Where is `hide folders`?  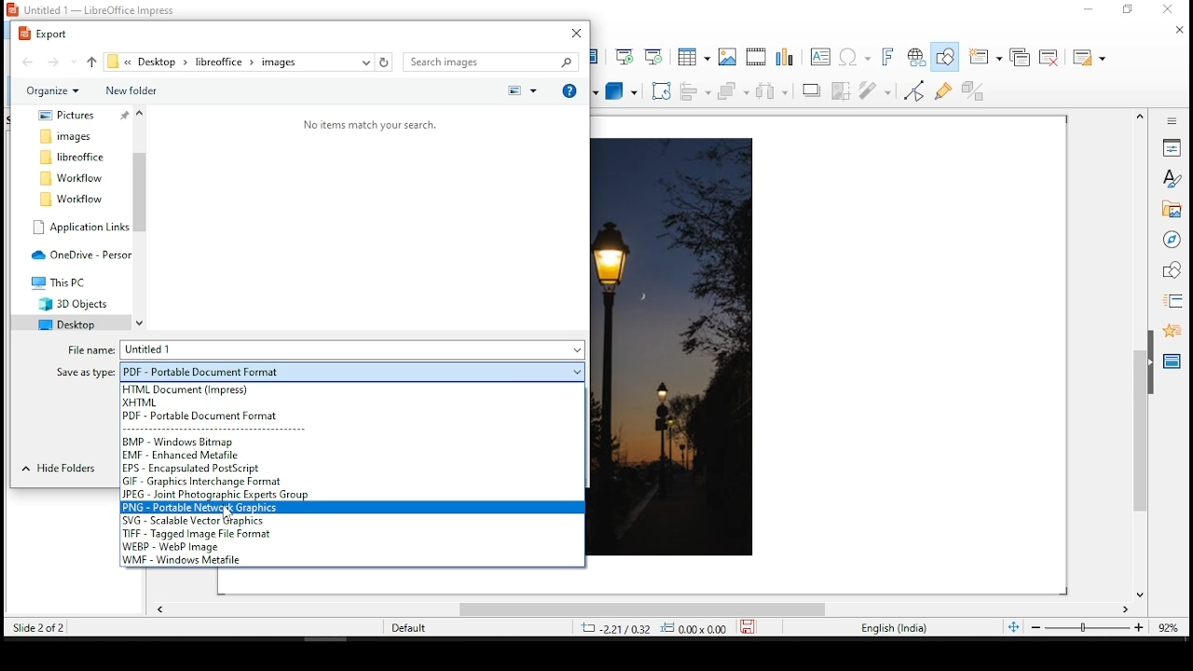
hide folders is located at coordinates (59, 469).